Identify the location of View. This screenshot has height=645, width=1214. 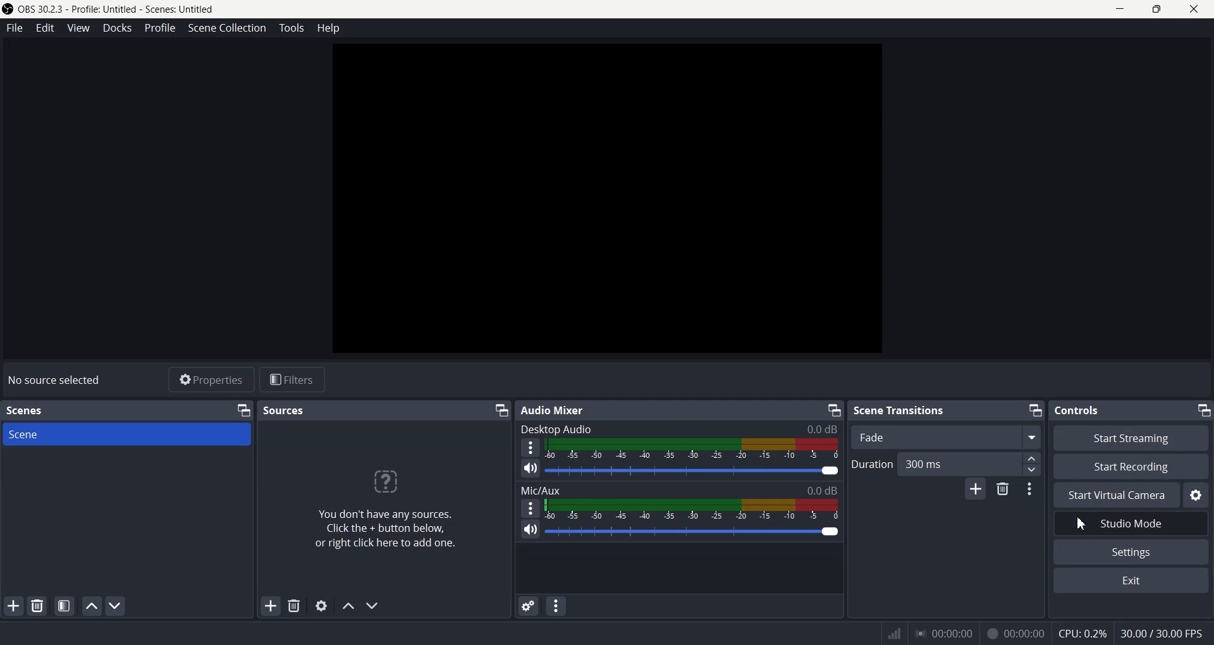
(78, 27).